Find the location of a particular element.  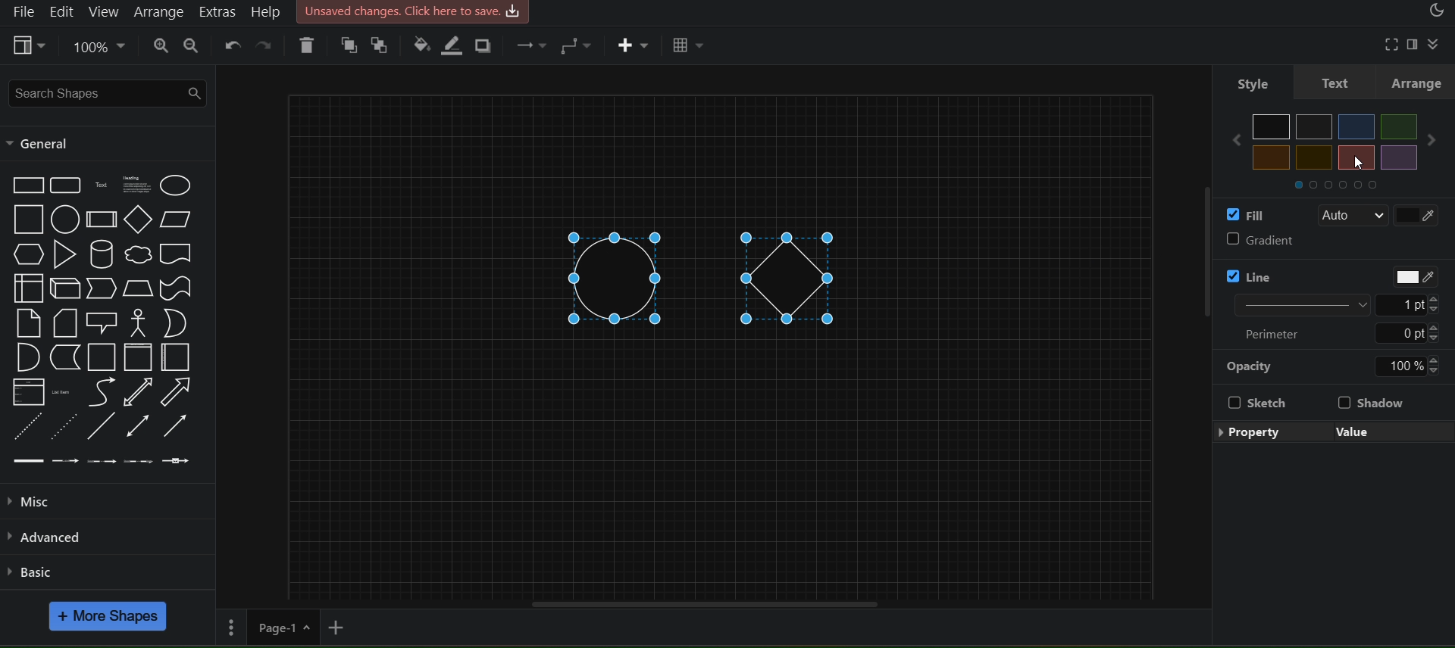

Triangle is located at coordinates (63, 254).